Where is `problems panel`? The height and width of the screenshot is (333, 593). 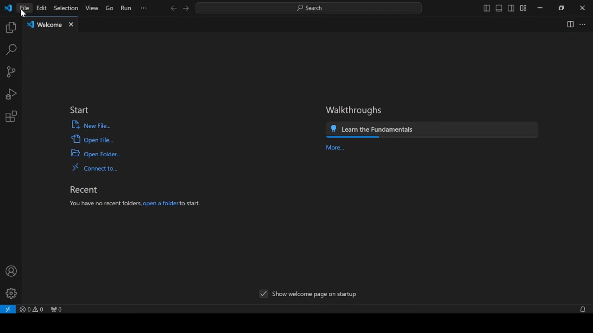 problems panel is located at coordinates (31, 309).